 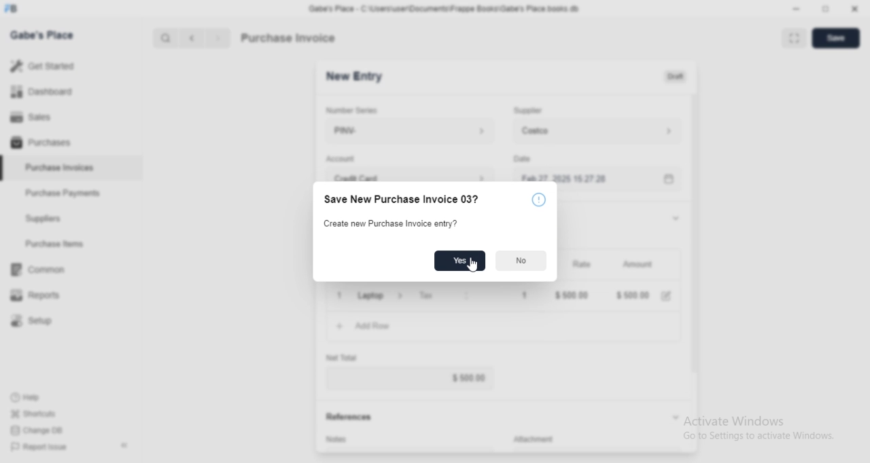 I want to click on Previous button, so click(x=192, y=38).